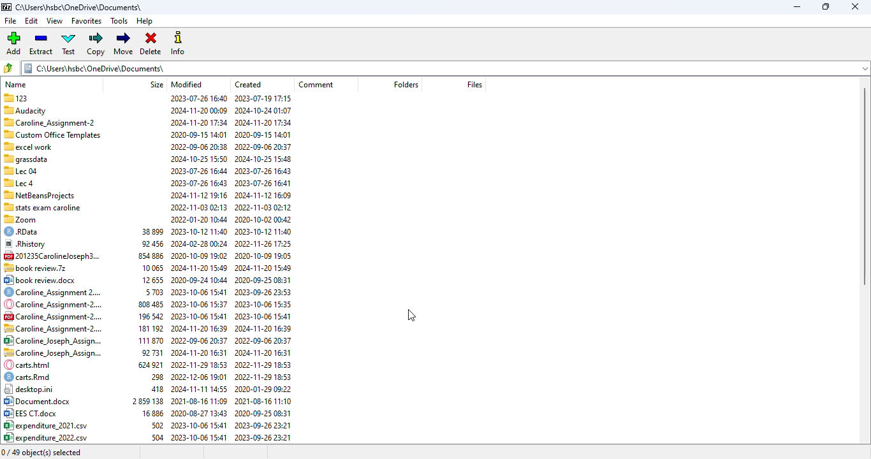 Image resolution: width=871 pixels, height=459 pixels. I want to click on created date & time, so click(263, 268).